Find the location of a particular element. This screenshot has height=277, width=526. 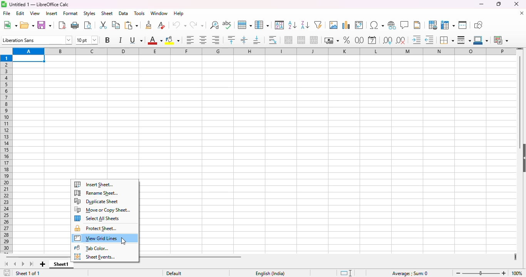

title is located at coordinates (39, 4).